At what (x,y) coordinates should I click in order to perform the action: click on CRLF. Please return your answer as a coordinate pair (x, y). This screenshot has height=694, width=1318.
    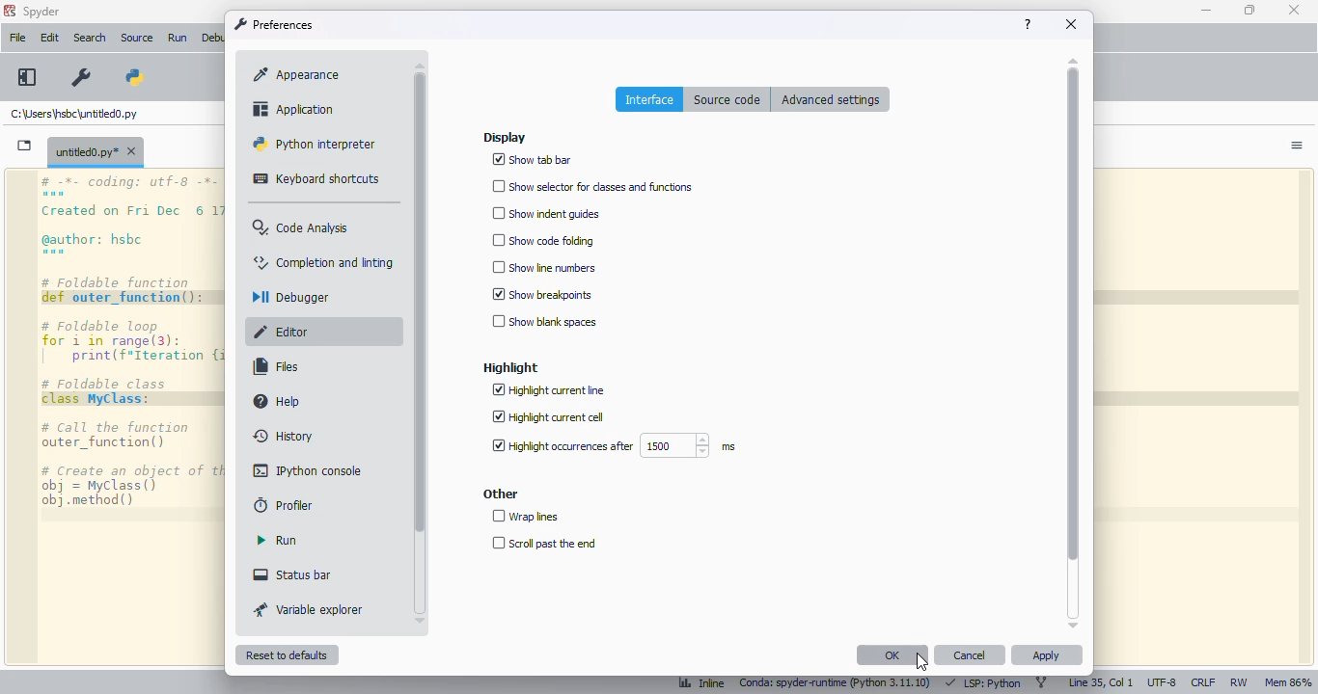
    Looking at the image, I should click on (1202, 681).